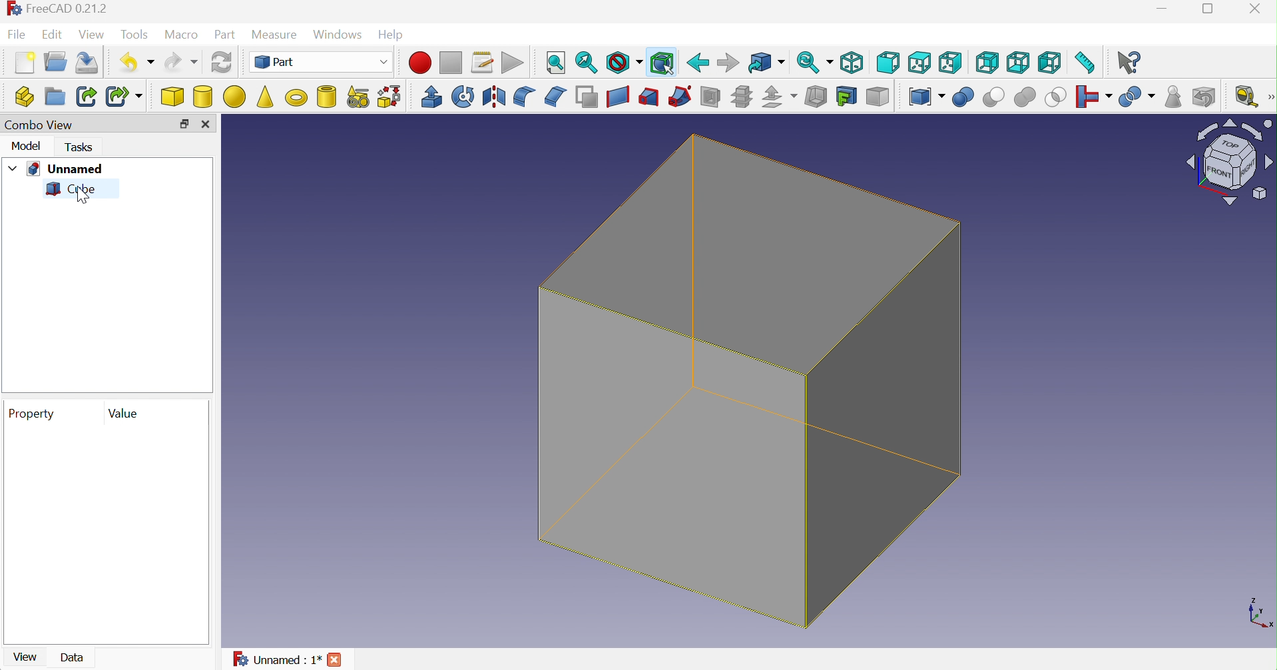  What do you see at coordinates (926, 97) in the screenshot?
I see `Compound tools` at bounding box center [926, 97].